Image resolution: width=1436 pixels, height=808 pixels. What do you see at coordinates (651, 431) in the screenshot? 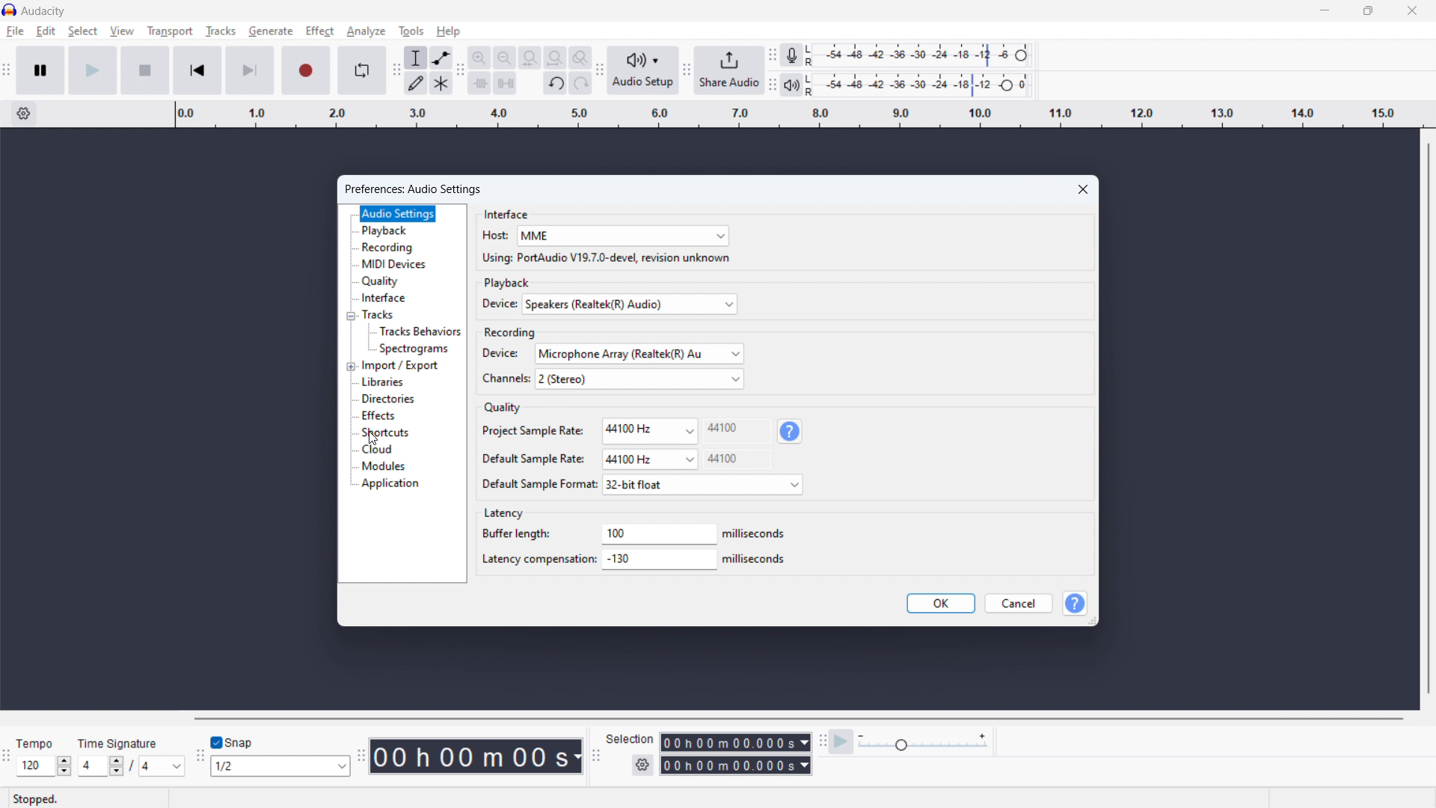
I see `project sample rate` at bounding box center [651, 431].